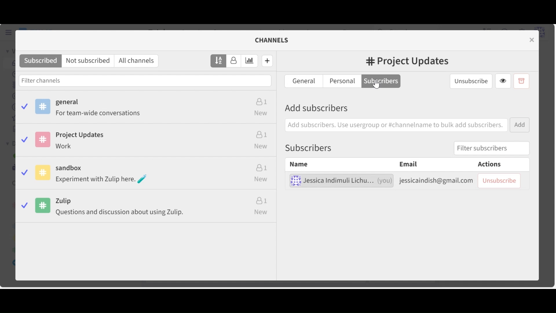 The width and height of the screenshot is (556, 313). I want to click on Close, so click(531, 41).